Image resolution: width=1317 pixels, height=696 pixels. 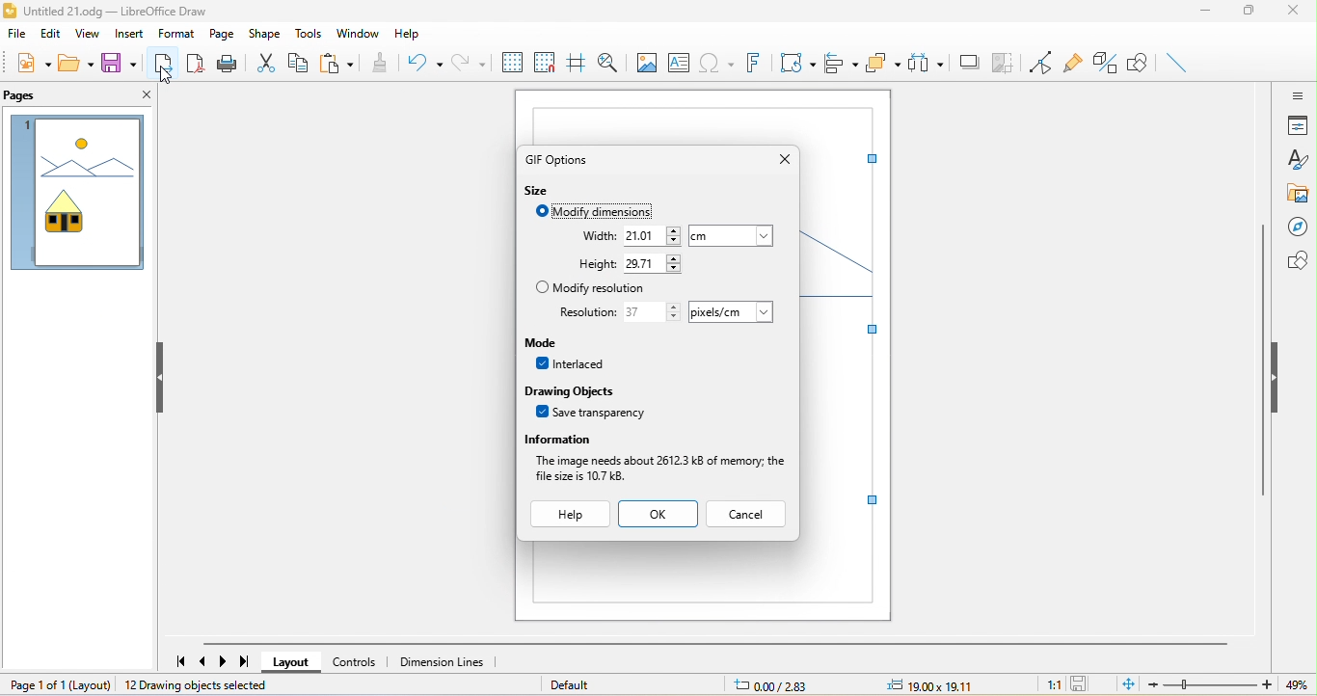 I want to click on help, so click(x=570, y=515).